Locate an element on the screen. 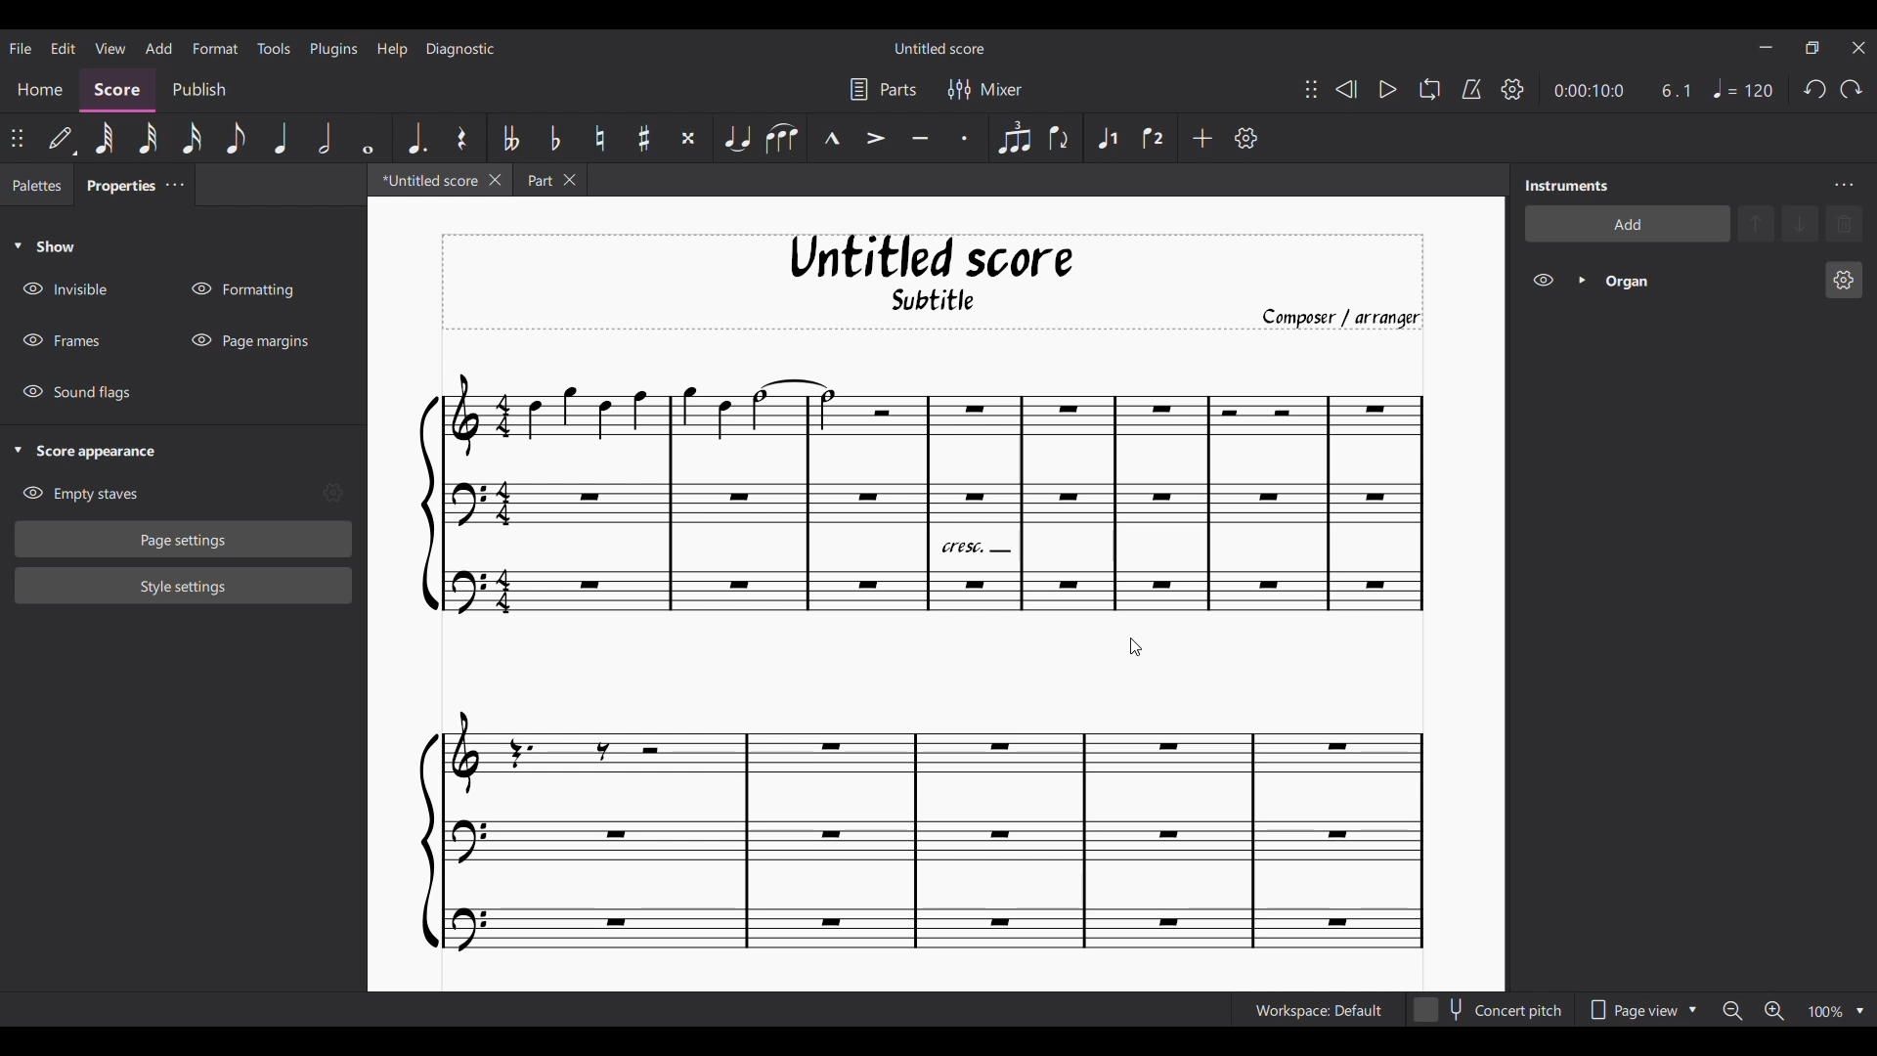 This screenshot has width=1877, height=1056. Toggle nature is located at coordinates (598, 138).